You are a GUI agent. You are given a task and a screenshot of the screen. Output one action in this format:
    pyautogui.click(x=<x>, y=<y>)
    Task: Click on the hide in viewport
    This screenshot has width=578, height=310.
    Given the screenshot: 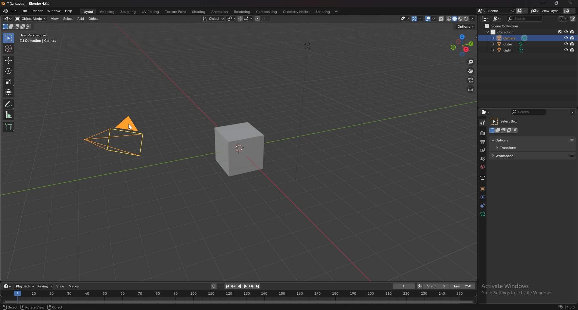 What is the action you would take?
    pyautogui.click(x=566, y=44)
    